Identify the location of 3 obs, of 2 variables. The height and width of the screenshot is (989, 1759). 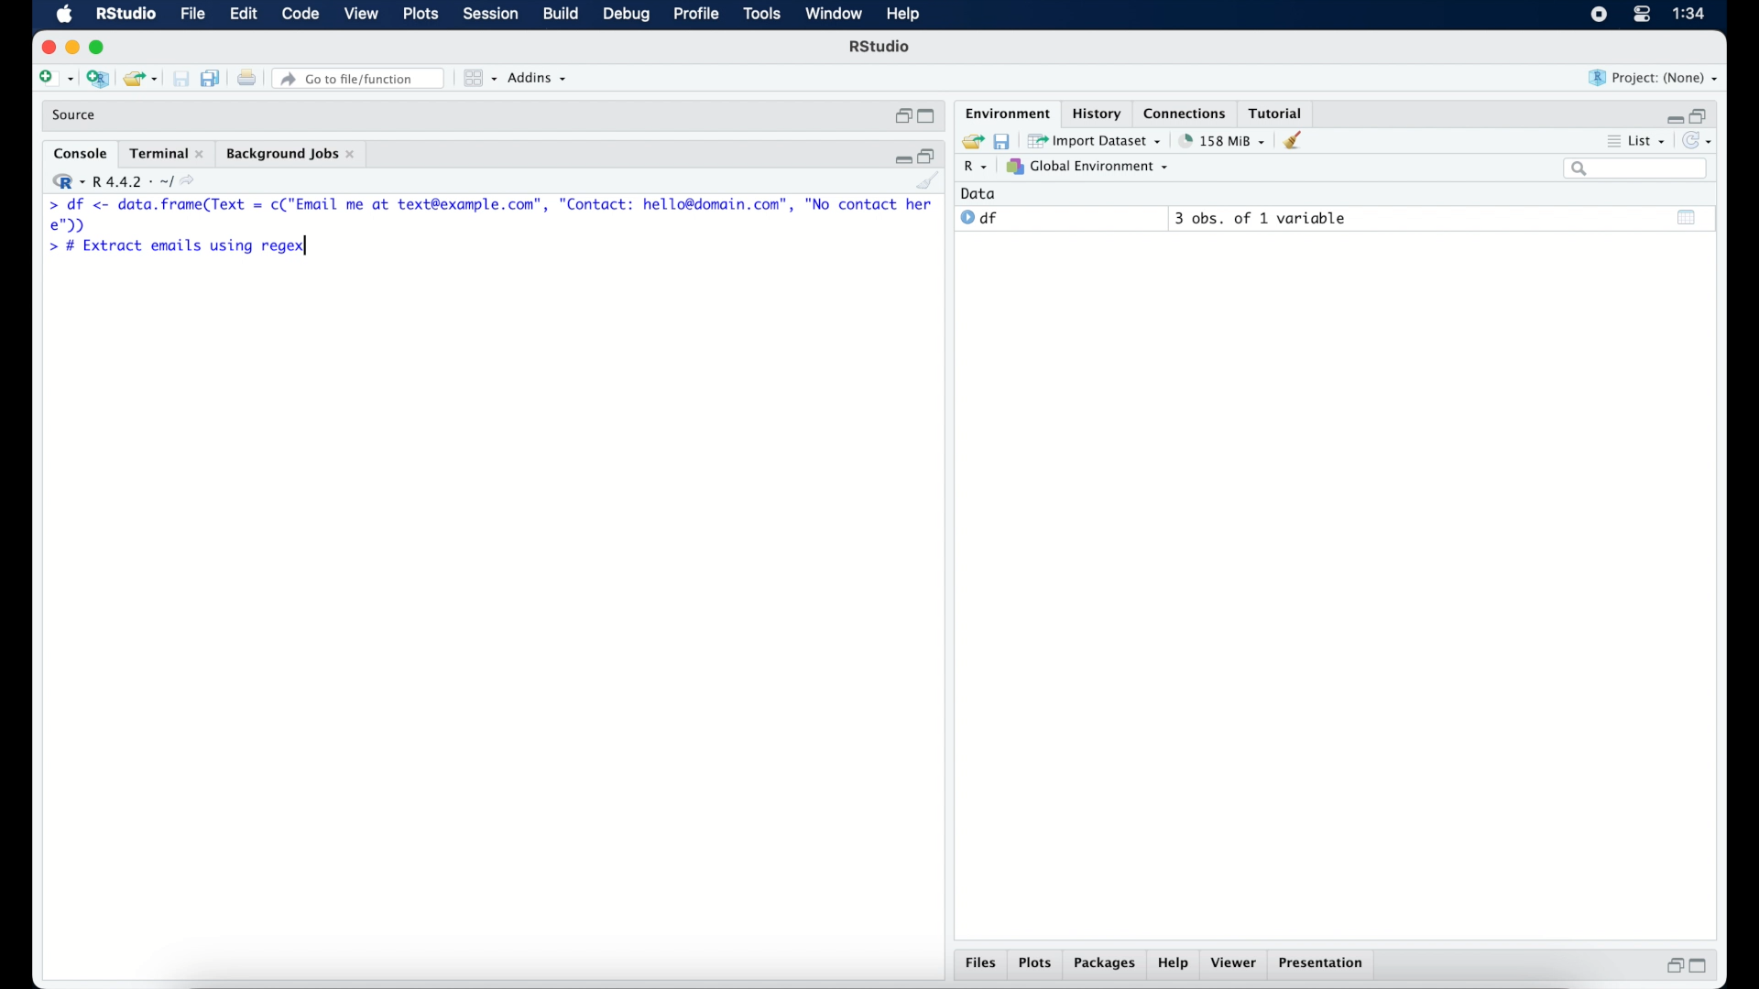
(1265, 218).